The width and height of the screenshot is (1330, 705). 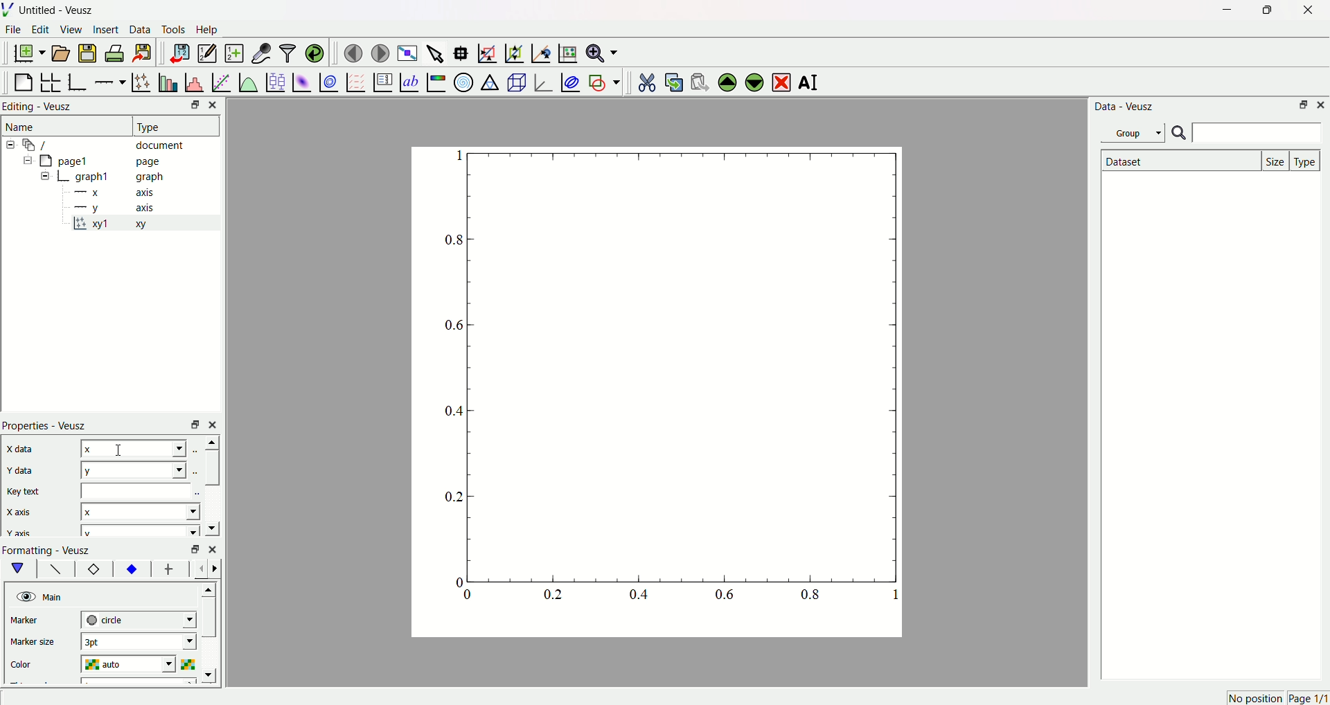 I want to click on collapse, so click(x=12, y=145).